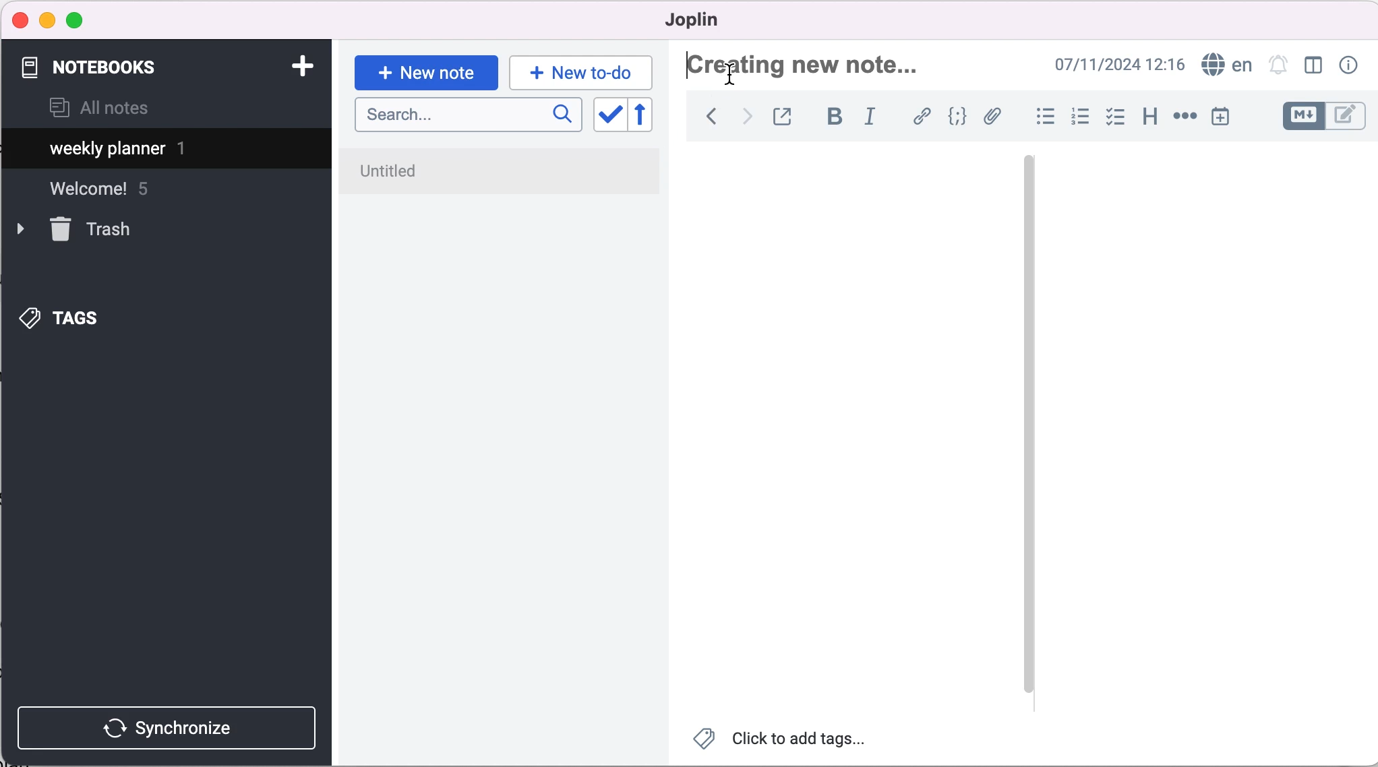 The image size is (1378, 767). What do you see at coordinates (789, 741) in the screenshot?
I see `click to add tags` at bounding box center [789, 741].